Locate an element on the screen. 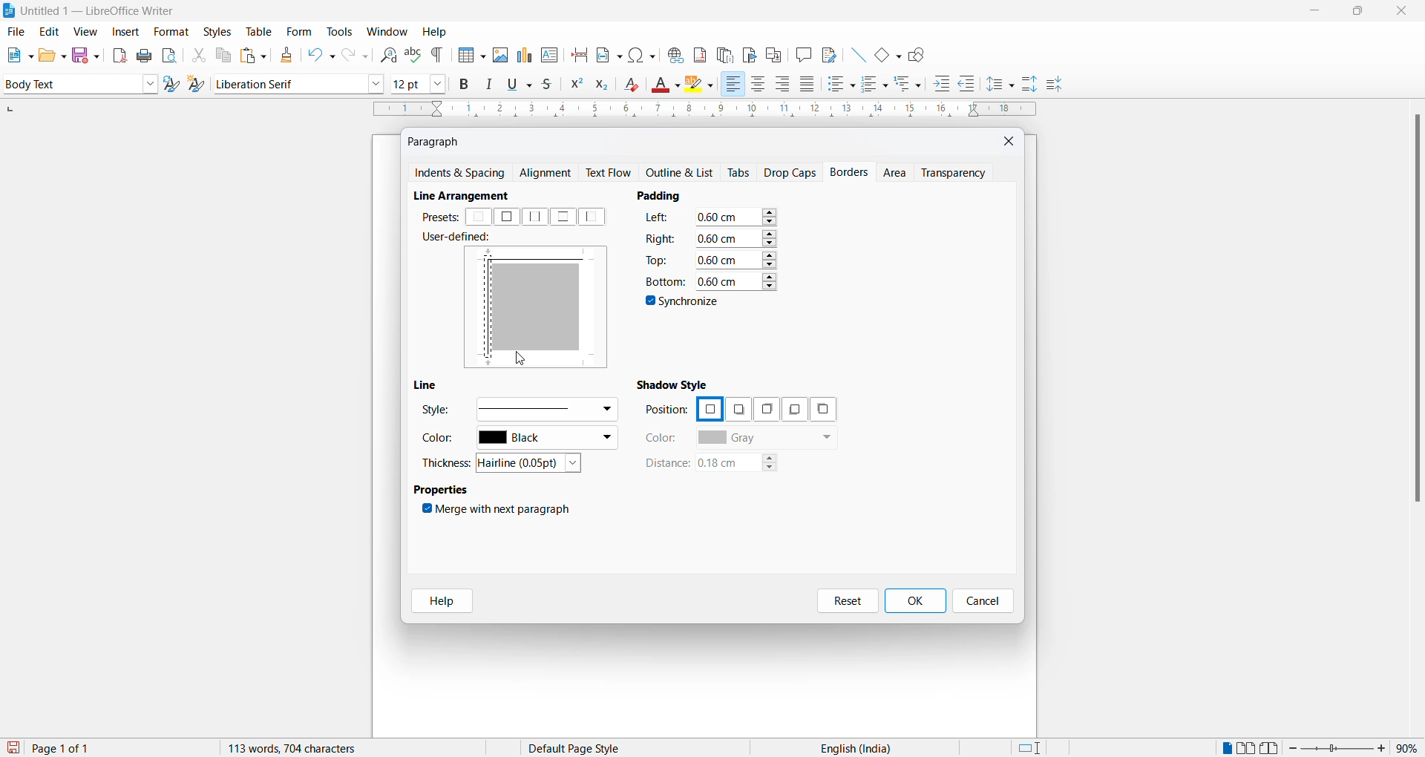 This screenshot has height=757, width=1425. format is located at coordinates (168, 33).